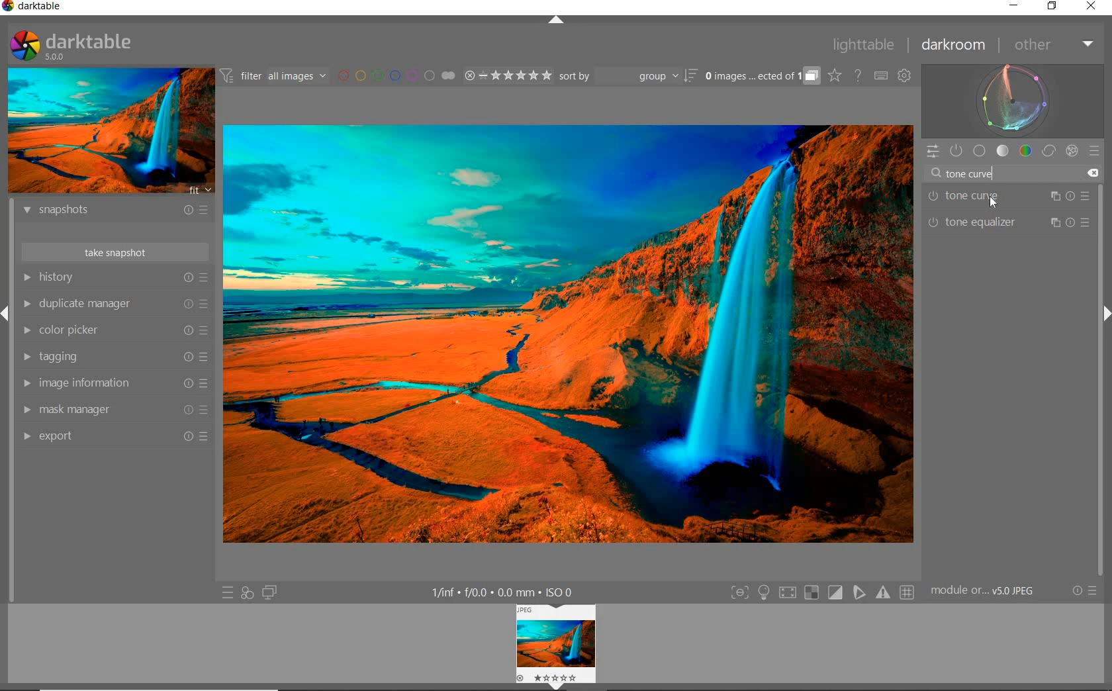 Image resolution: width=1112 pixels, height=691 pixels. Describe the element at coordinates (904, 75) in the screenshot. I see `SHOW GLOBAL PREFERENCES` at that location.